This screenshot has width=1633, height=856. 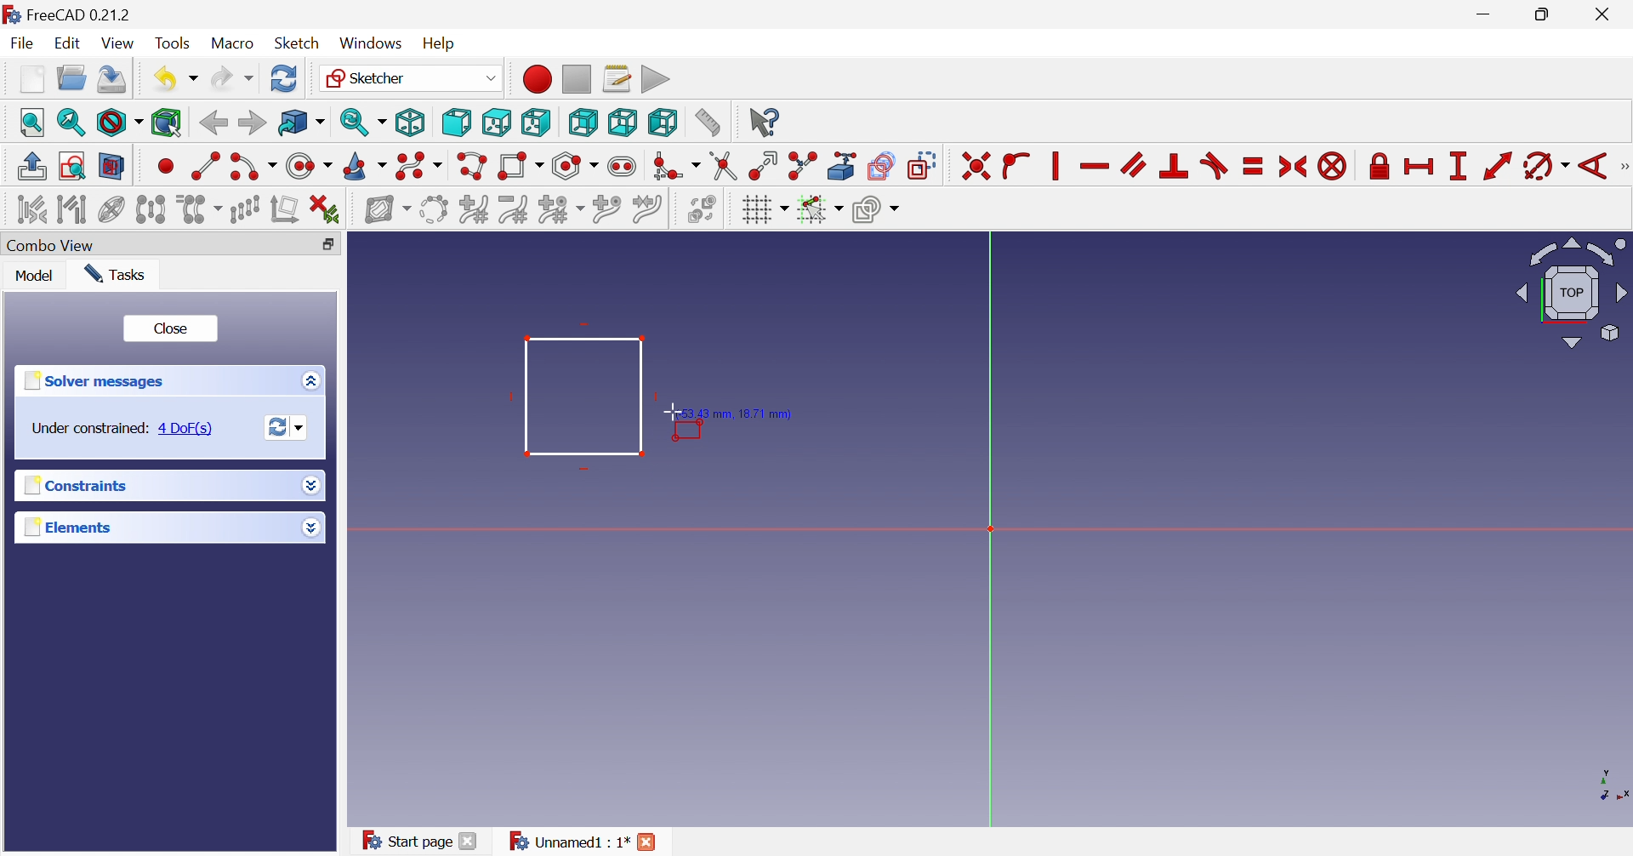 What do you see at coordinates (301, 123) in the screenshot?
I see `Go to linked object` at bounding box center [301, 123].